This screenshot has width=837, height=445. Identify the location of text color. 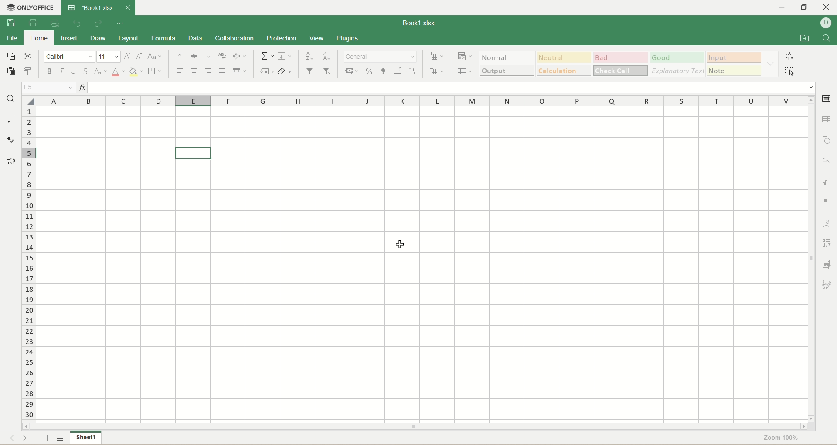
(118, 73).